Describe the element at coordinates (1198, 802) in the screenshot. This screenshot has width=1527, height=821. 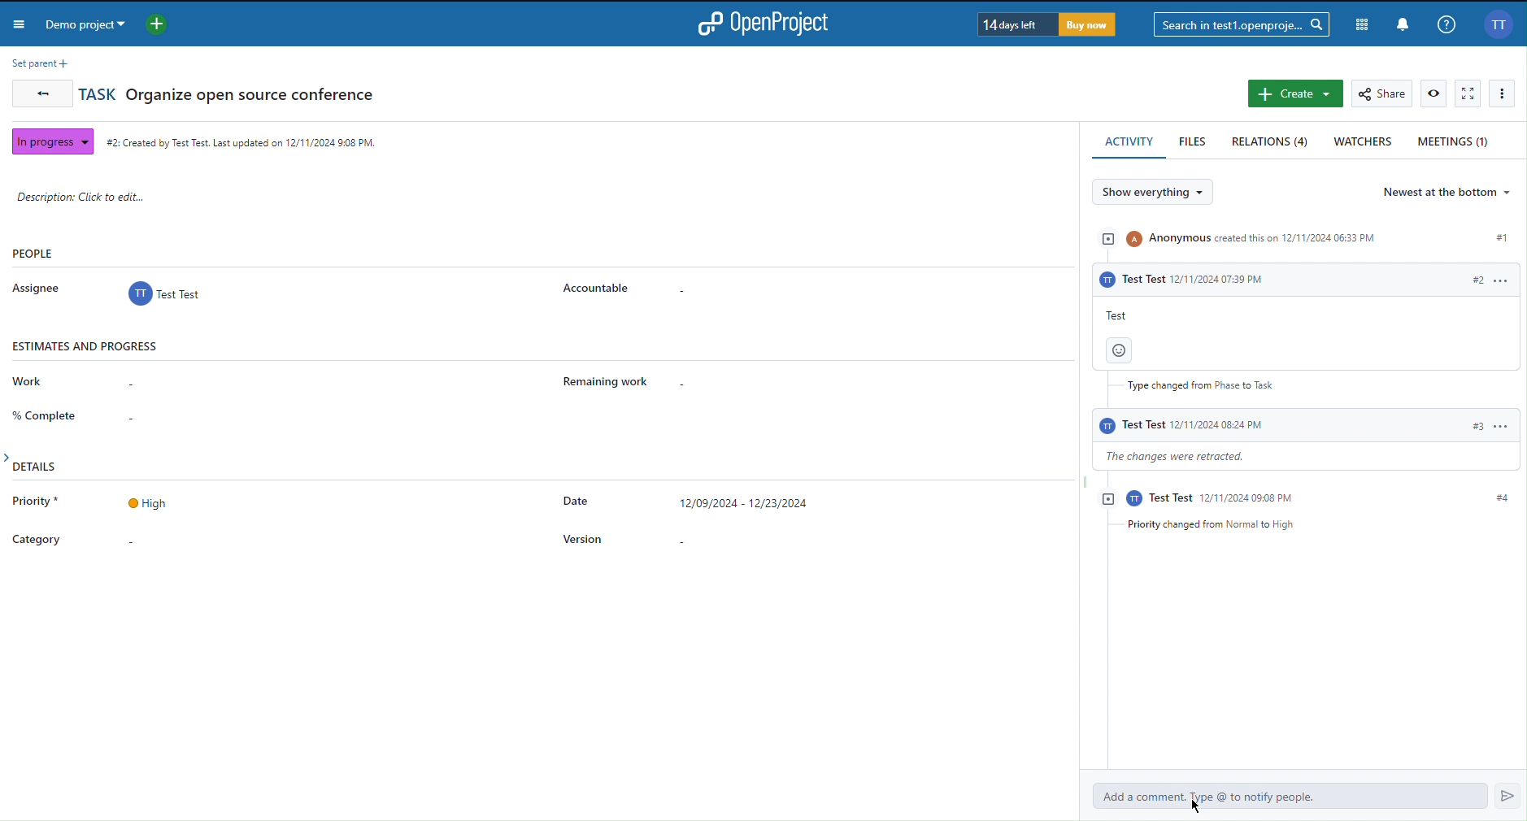
I see `Cursor` at that location.